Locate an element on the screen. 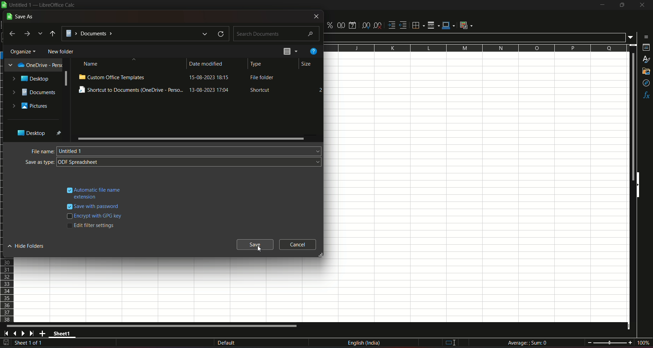 The width and height of the screenshot is (653, 348). conditional is located at coordinates (468, 25).